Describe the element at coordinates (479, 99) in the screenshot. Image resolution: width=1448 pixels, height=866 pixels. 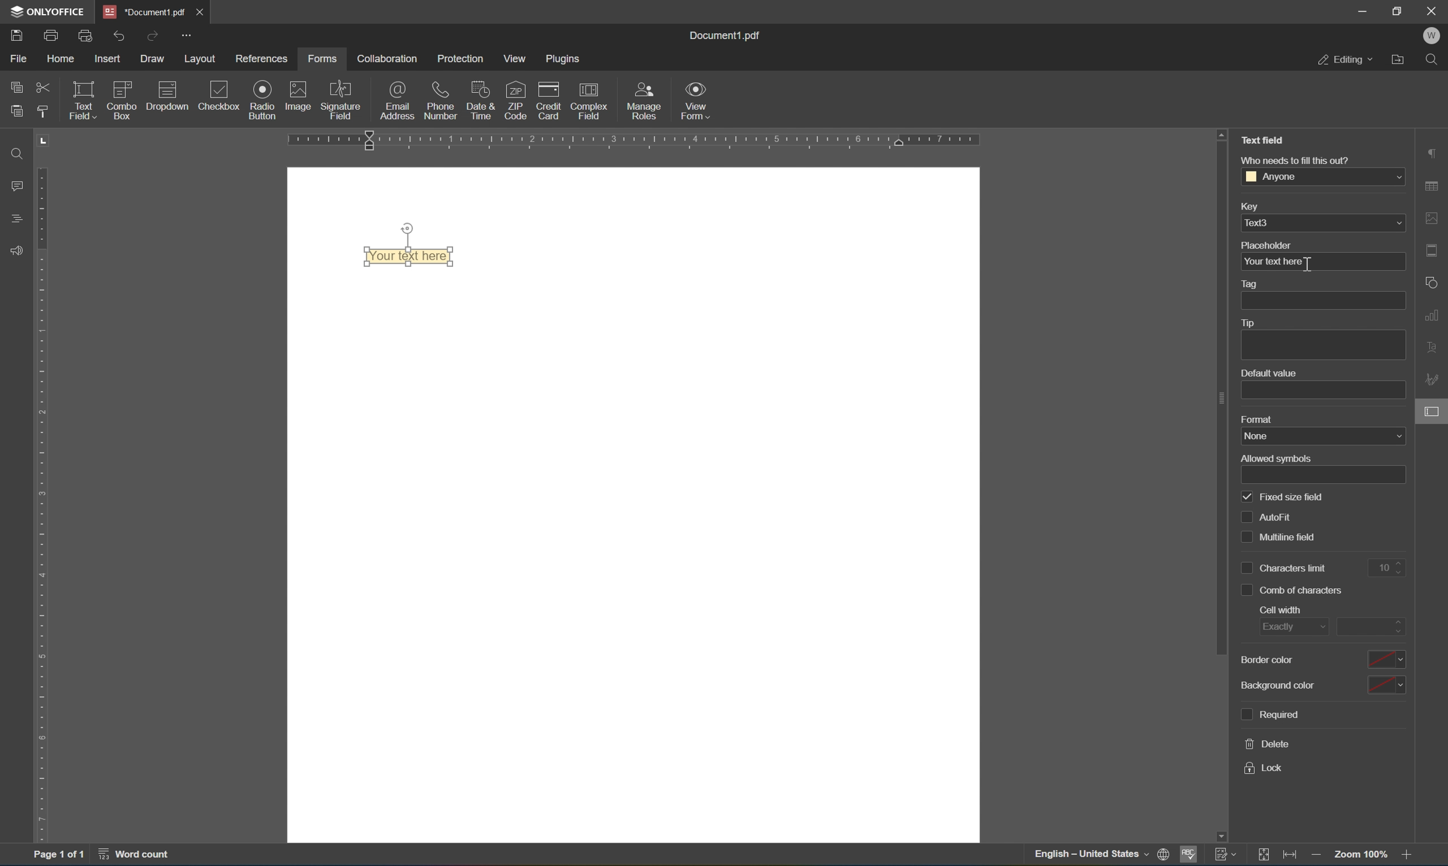
I see `date & time` at that location.